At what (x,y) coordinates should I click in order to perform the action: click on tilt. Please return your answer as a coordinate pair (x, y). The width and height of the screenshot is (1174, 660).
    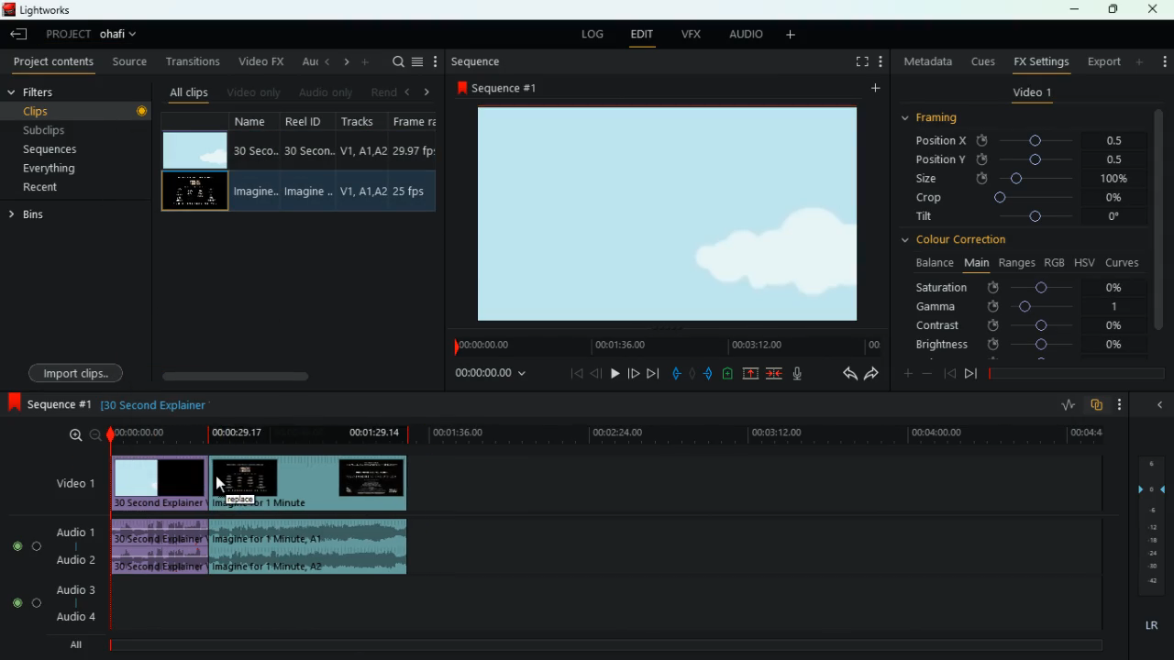
    Looking at the image, I should click on (1021, 218).